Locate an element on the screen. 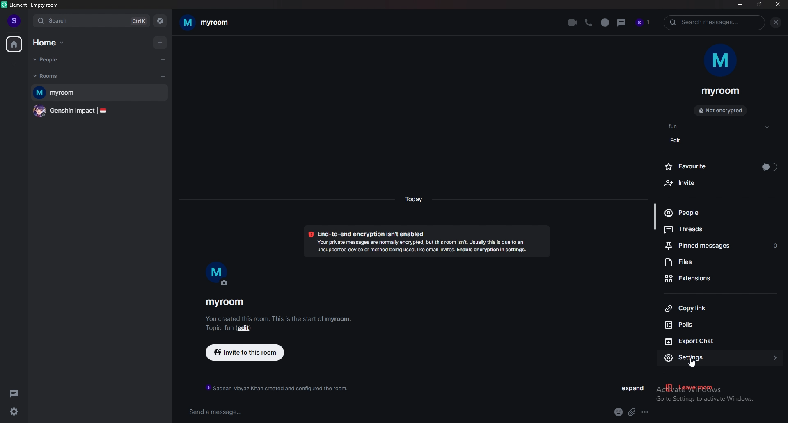 Image resolution: width=788 pixels, height=423 pixels. go to settings to activate windows is located at coordinates (722, 400).